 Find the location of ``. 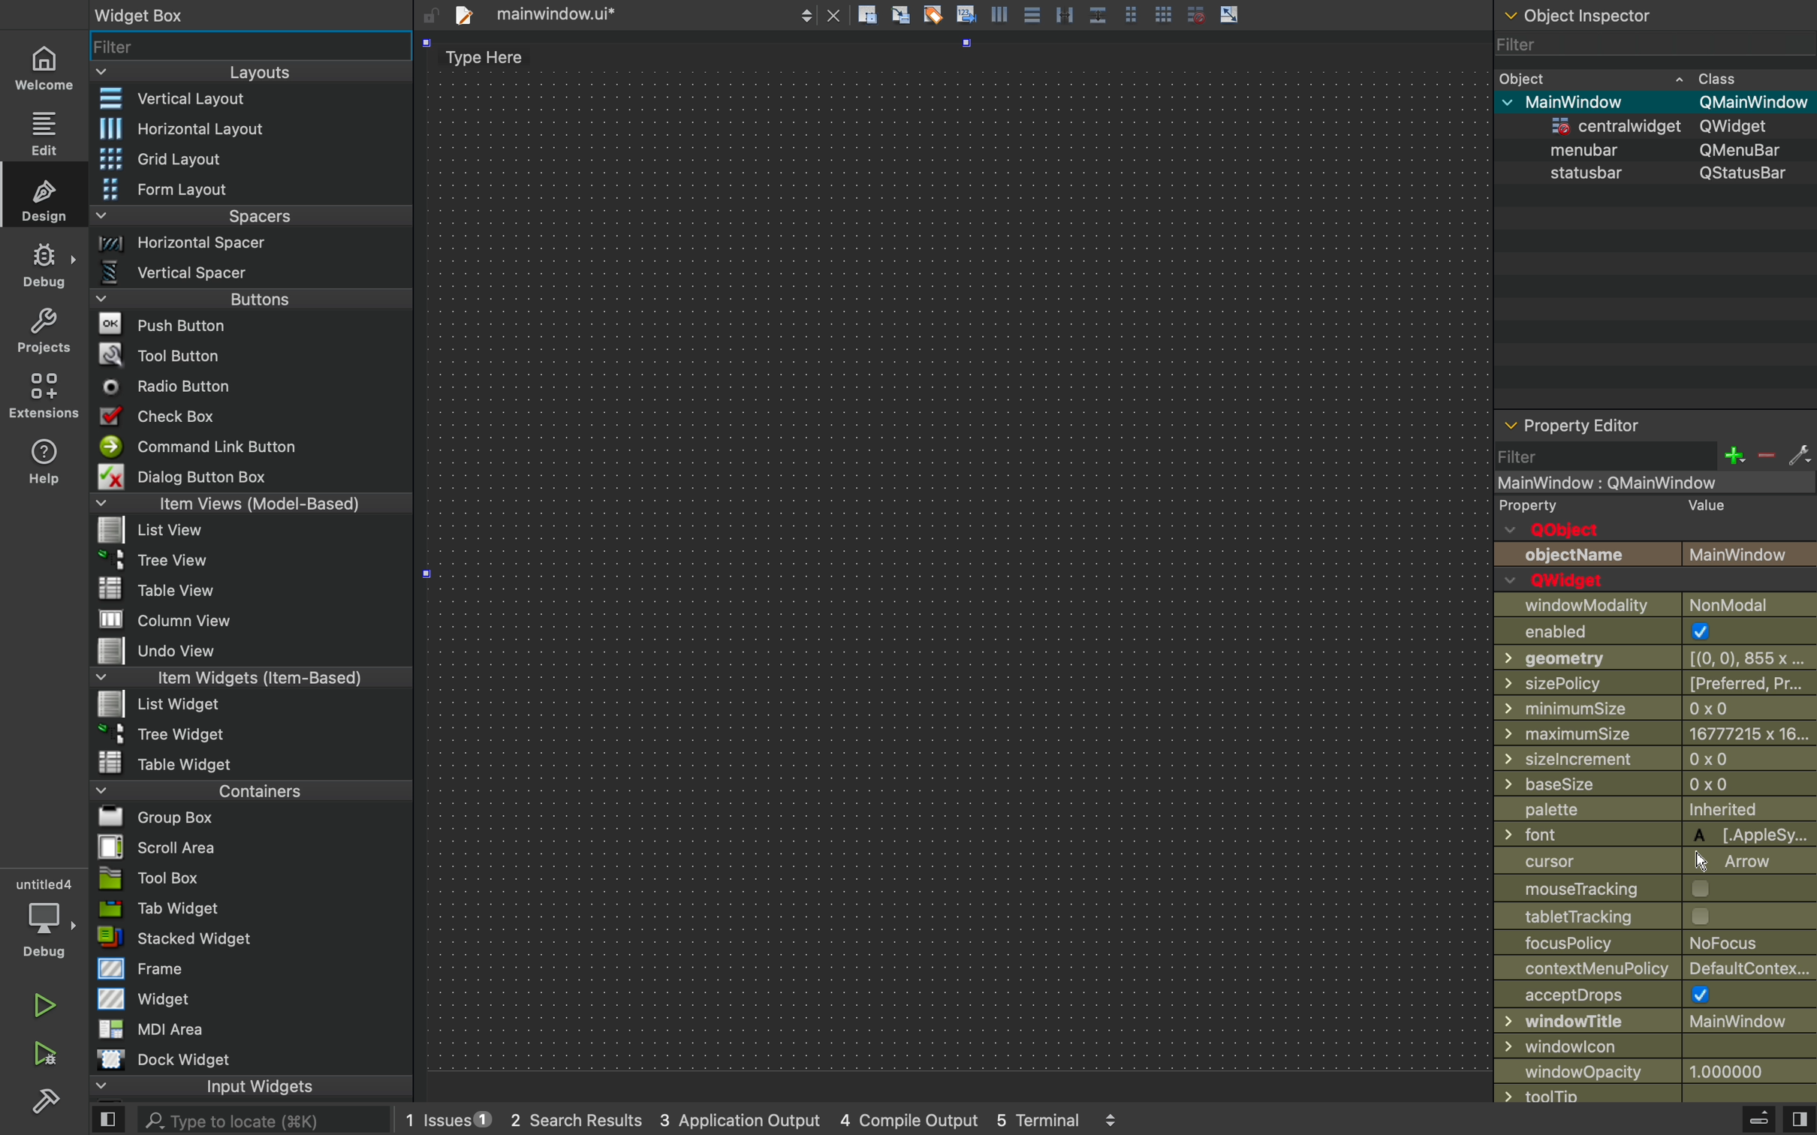

 is located at coordinates (1656, 836).